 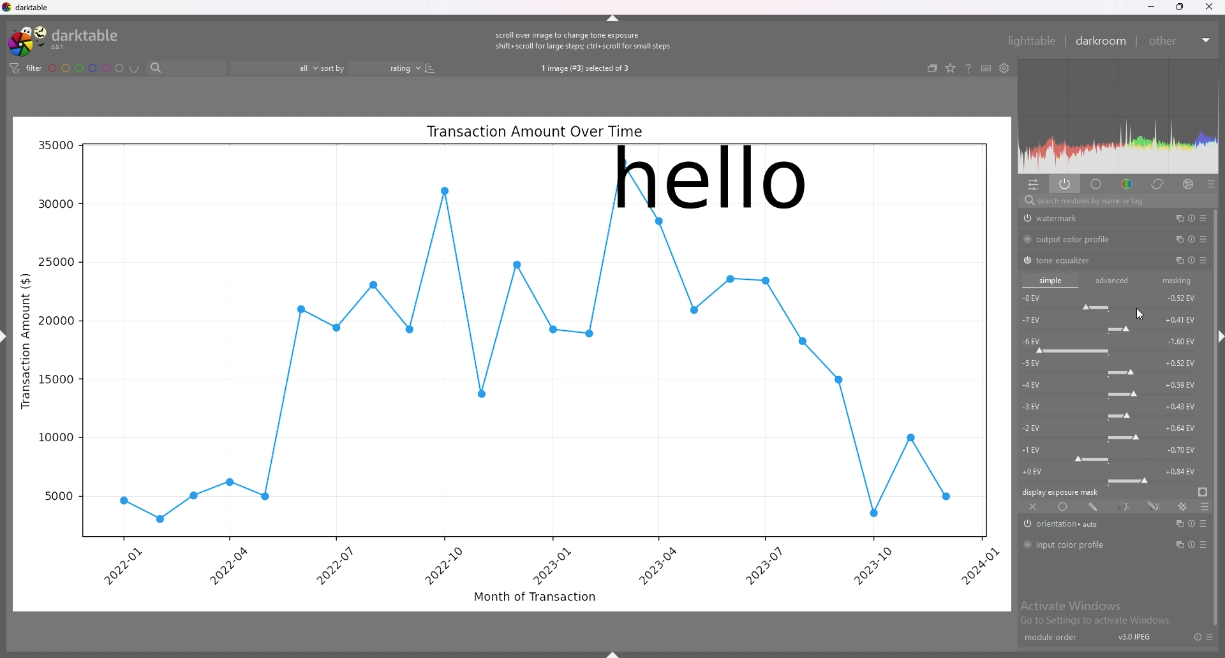 I want to click on minimize, so click(x=1151, y=7).